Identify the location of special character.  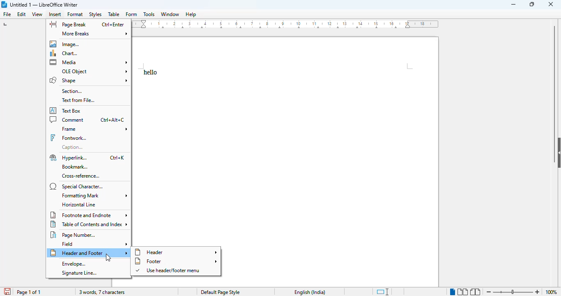
(77, 186).